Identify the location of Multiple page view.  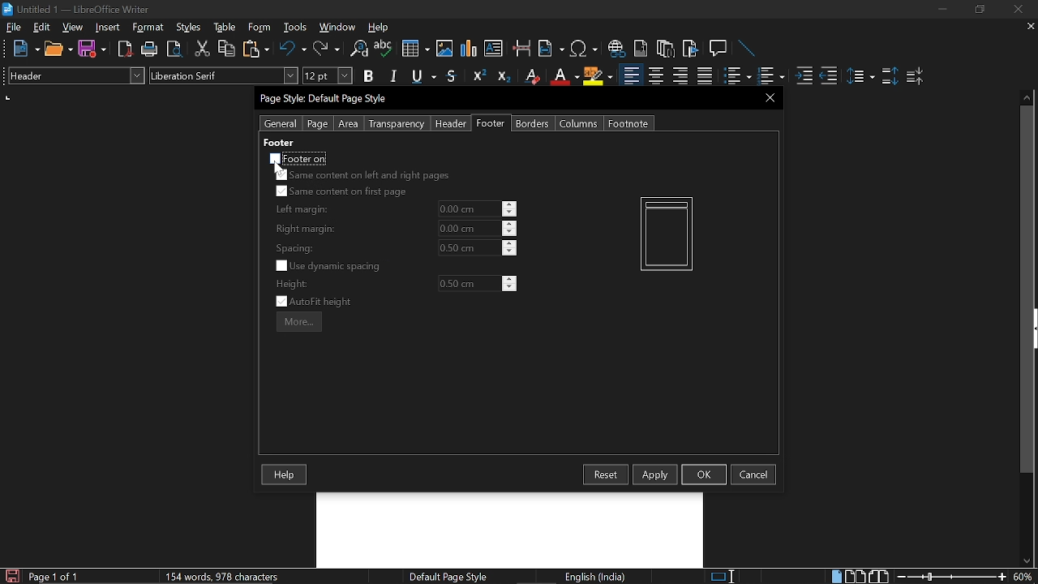
(855, 577).